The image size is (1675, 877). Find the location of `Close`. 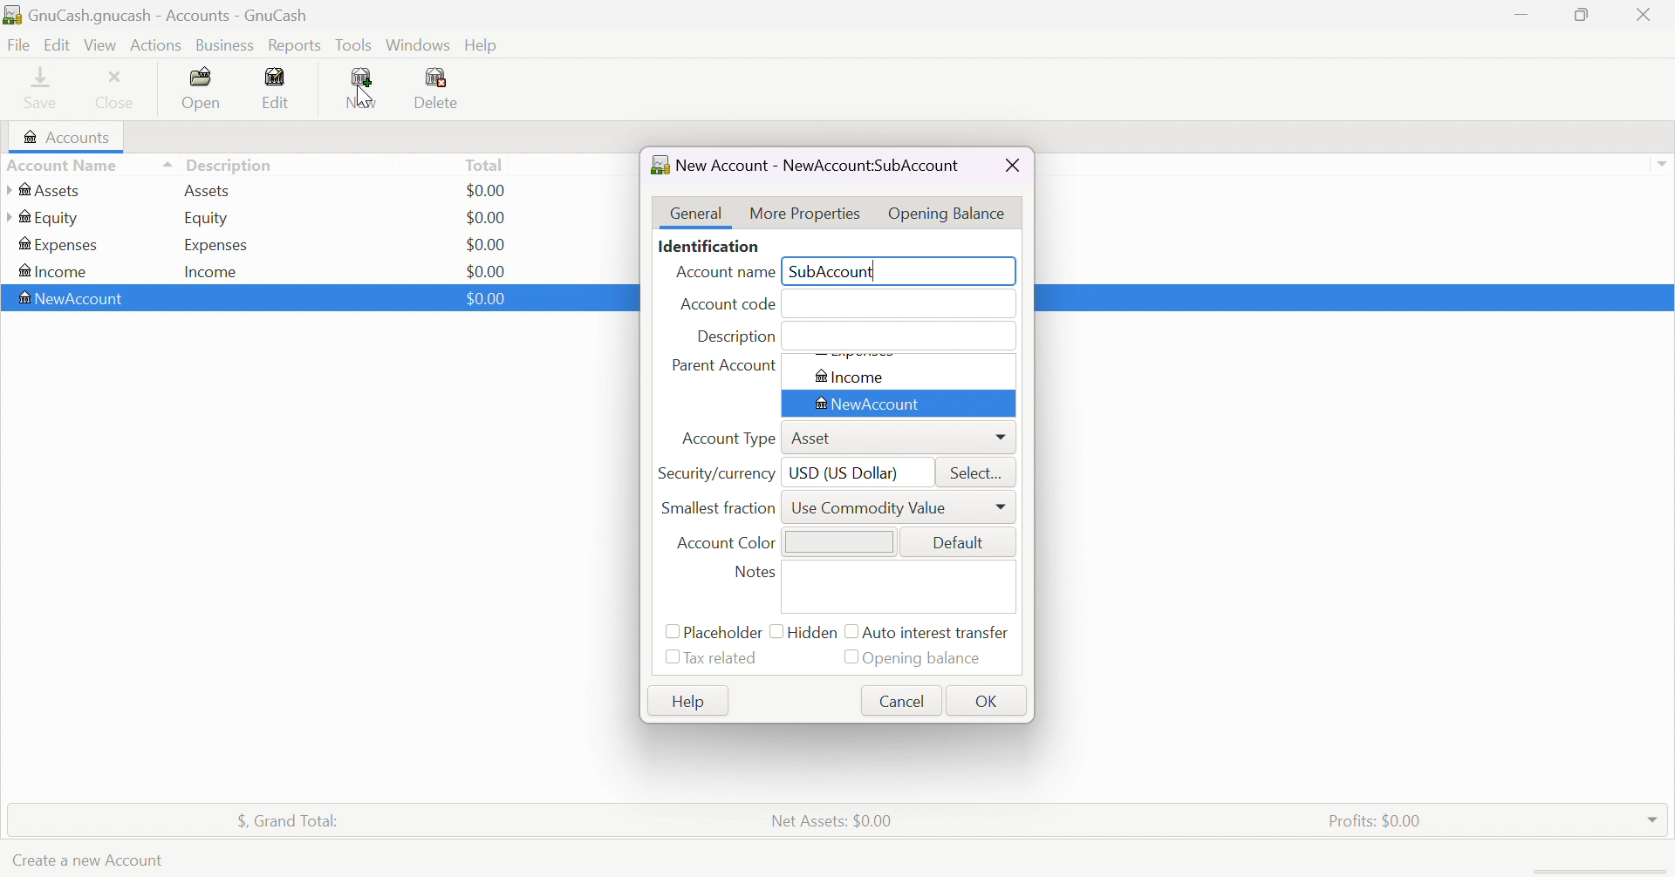

Close is located at coordinates (1645, 14).